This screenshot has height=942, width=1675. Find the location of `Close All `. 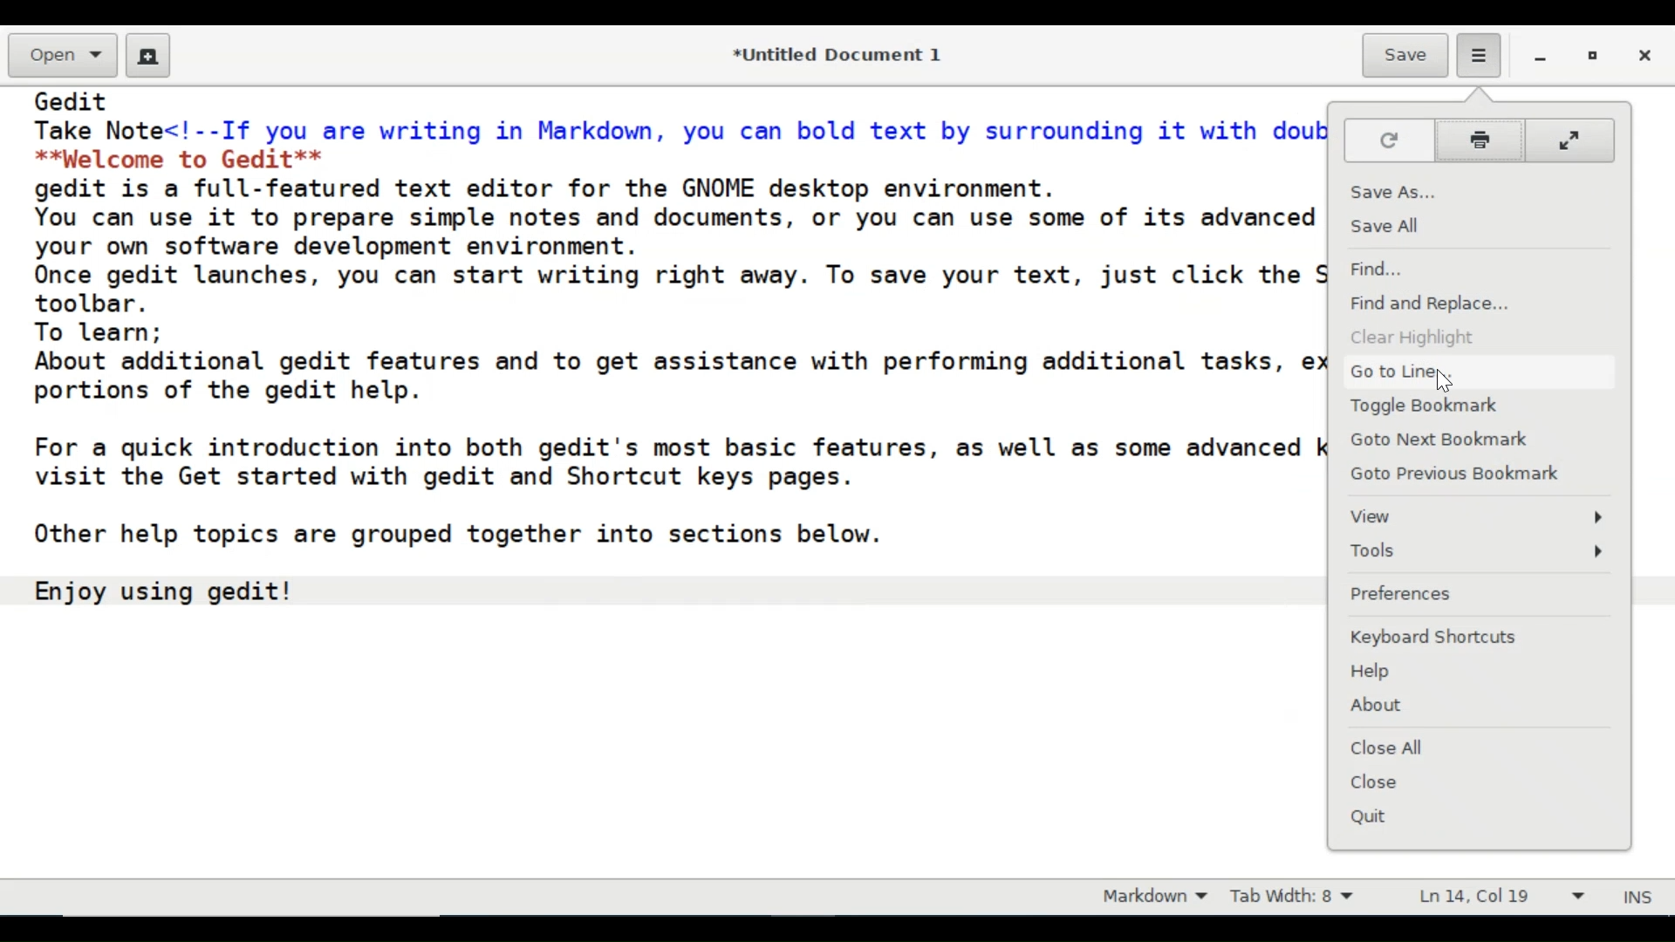

Close All  is located at coordinates (1395, 748).